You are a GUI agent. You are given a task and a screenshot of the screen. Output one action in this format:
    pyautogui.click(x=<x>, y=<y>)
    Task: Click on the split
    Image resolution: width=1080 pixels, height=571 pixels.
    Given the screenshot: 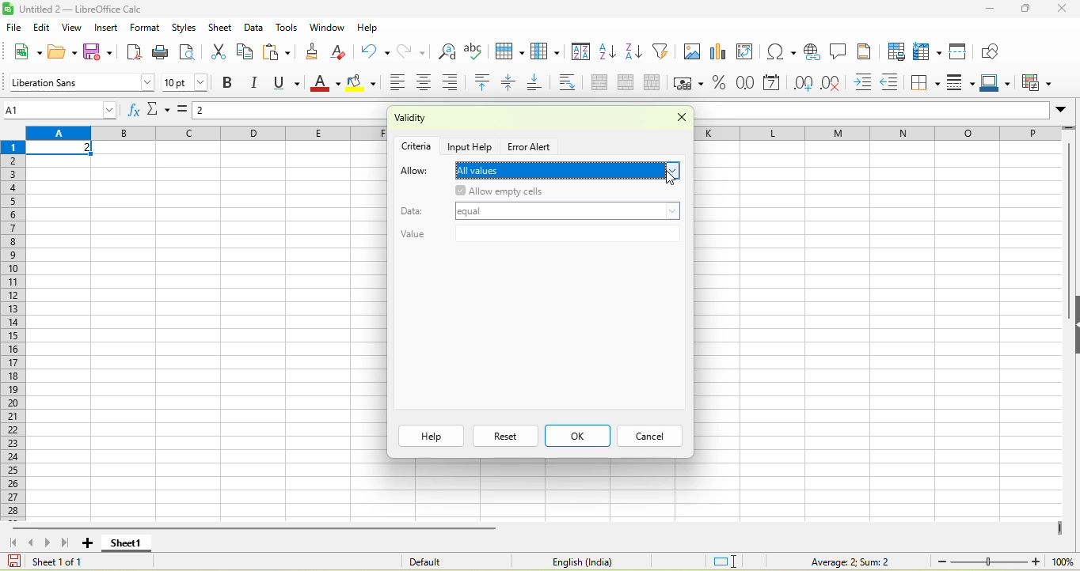 What is the action you would take?
    pyautogui.click(x=656, y=83)
    